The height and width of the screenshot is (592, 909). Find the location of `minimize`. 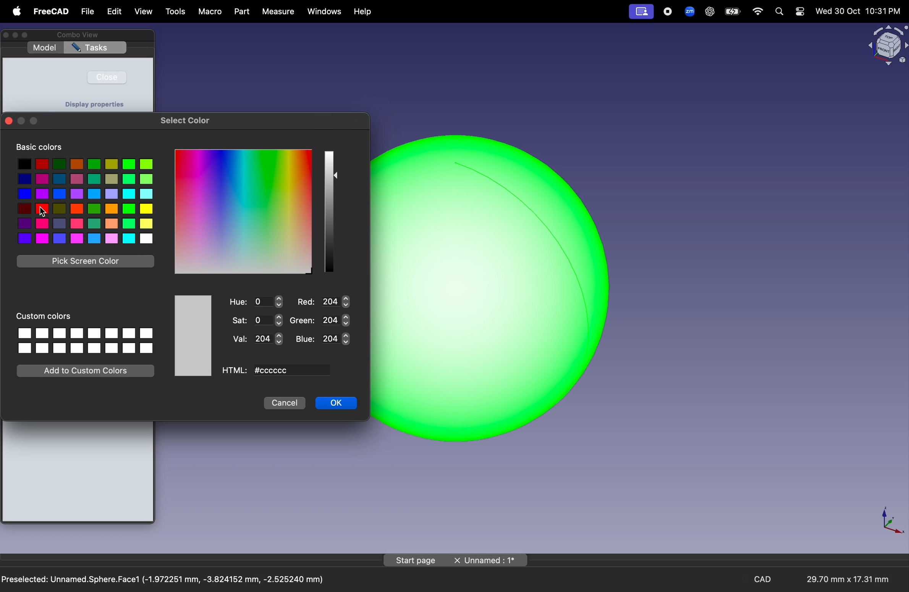

minimize is located at coordinates (21, 121).